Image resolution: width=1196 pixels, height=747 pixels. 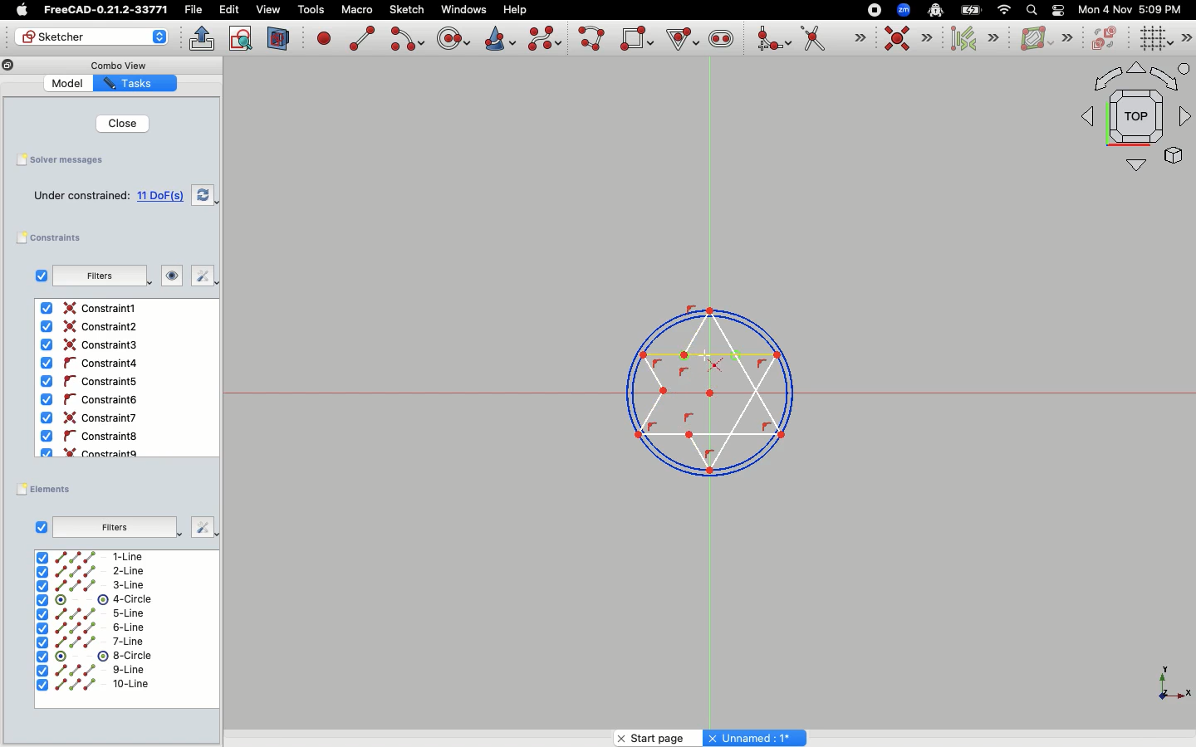 What do you see at coordinates (66, 82) in the screenshot?
I see `Model` at bounding box center [66, 82].